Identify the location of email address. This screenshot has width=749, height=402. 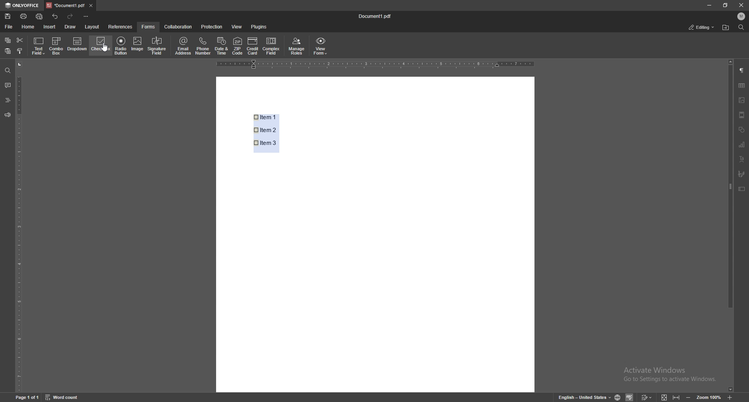
(183, 46).